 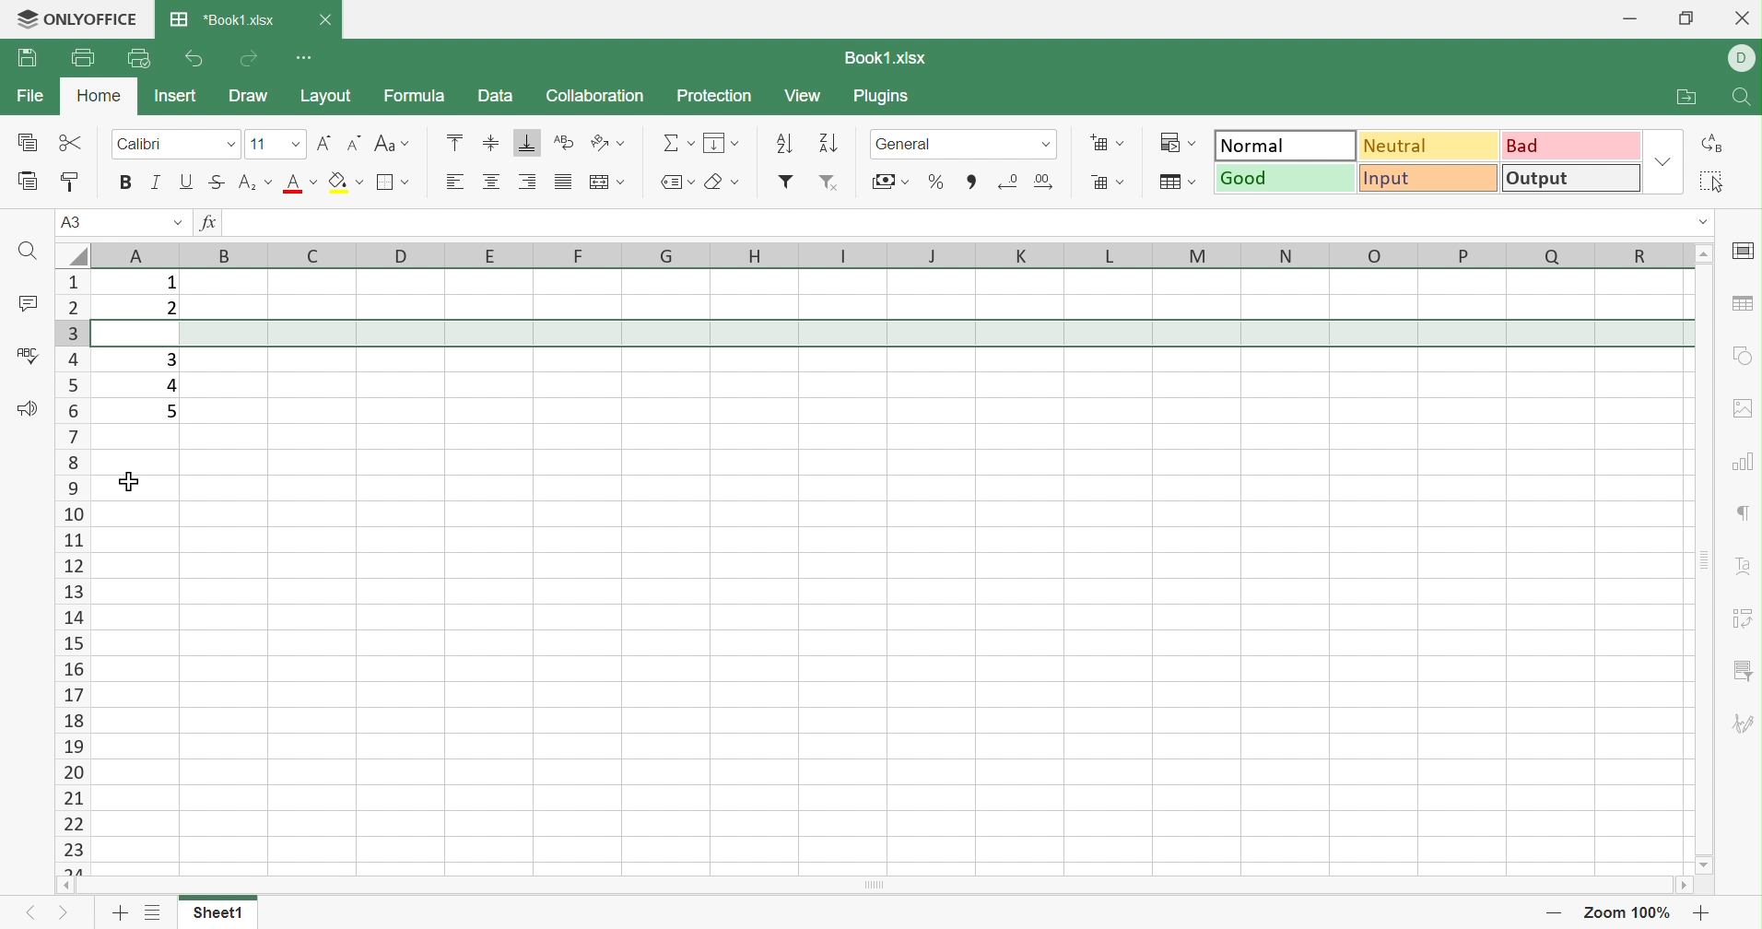 What do you see at coordinates (667, 185) in the screenshot?
I see `Named ranges` at bounding box center [667, 185].